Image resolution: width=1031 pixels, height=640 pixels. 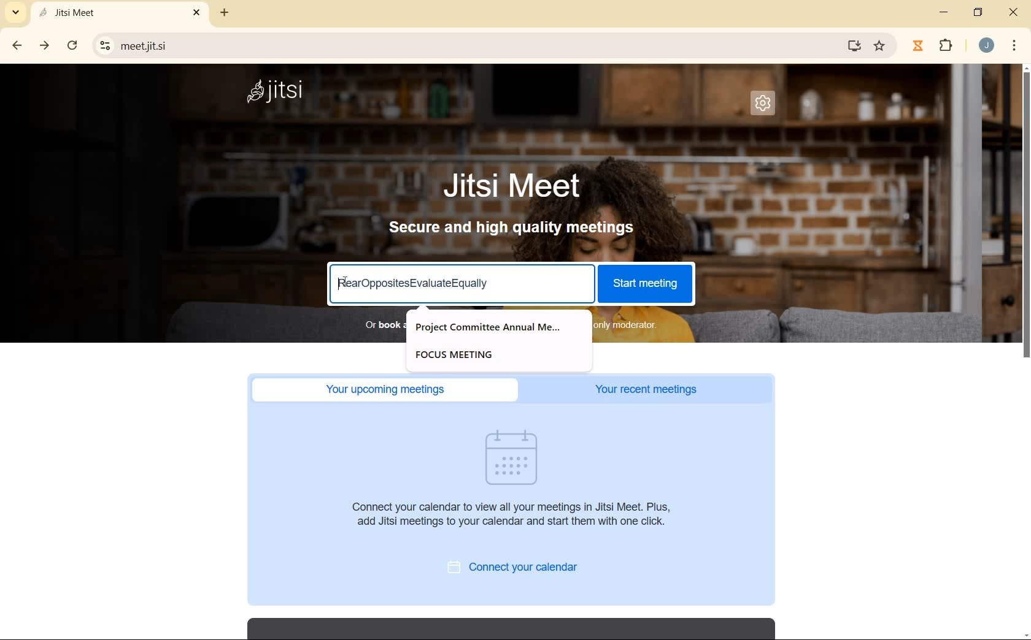 I want to click on back, so click(x=14, y=46).